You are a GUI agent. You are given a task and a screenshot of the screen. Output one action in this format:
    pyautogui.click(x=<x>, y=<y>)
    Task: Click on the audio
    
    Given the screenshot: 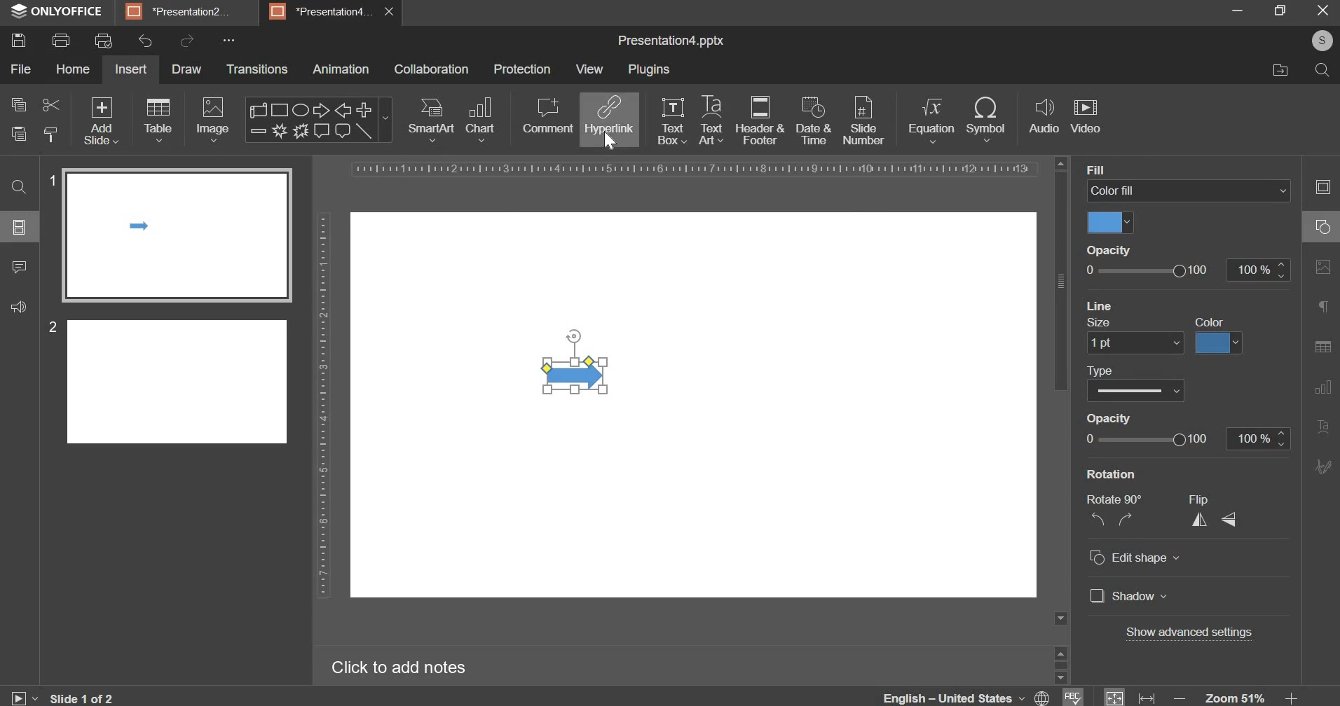 What is the action you would take?
    pyautogui.click(x=1044, y=117)
    